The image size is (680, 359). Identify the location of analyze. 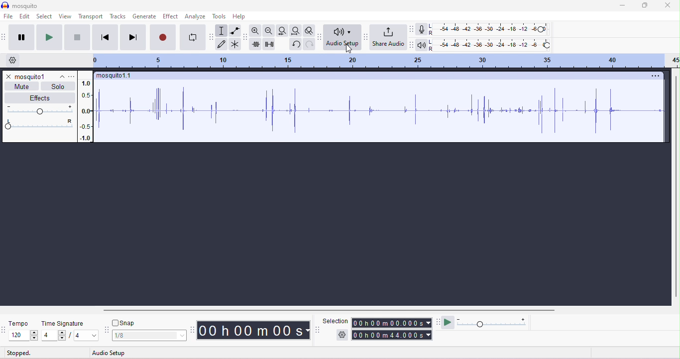
(196, 17).